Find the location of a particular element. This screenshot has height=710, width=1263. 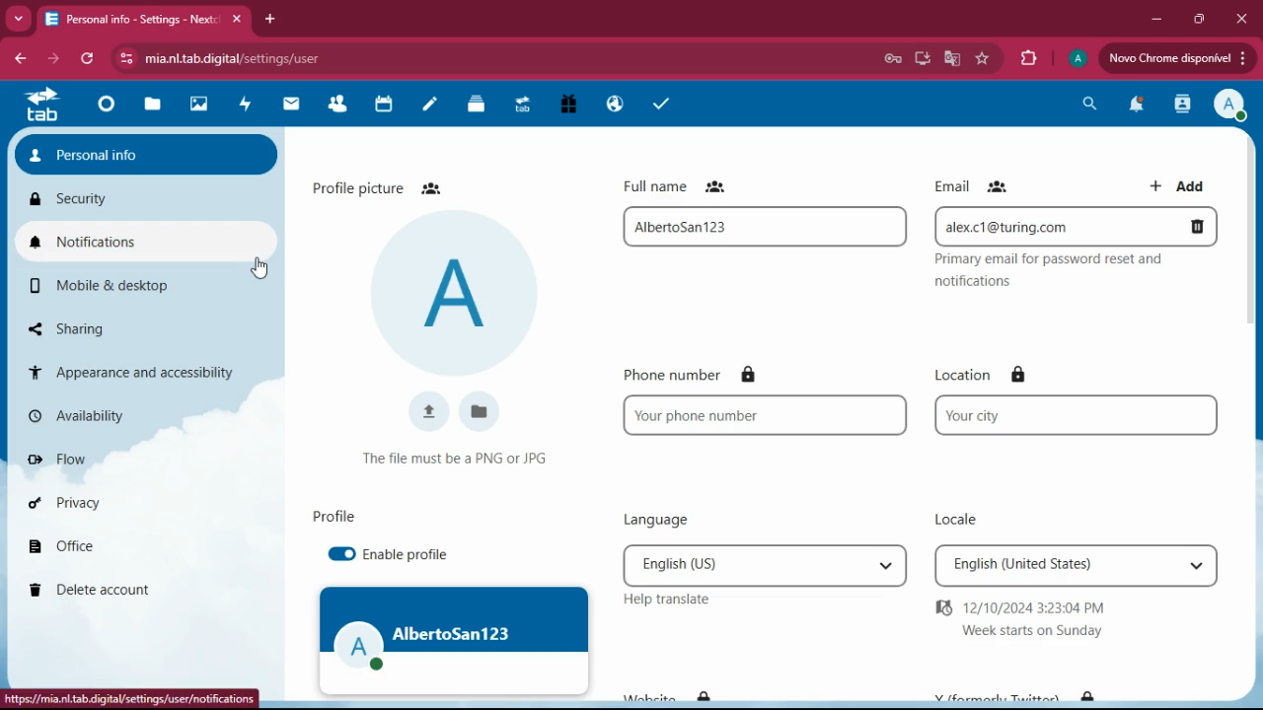

profile picture is located at coordinates (385, 186).